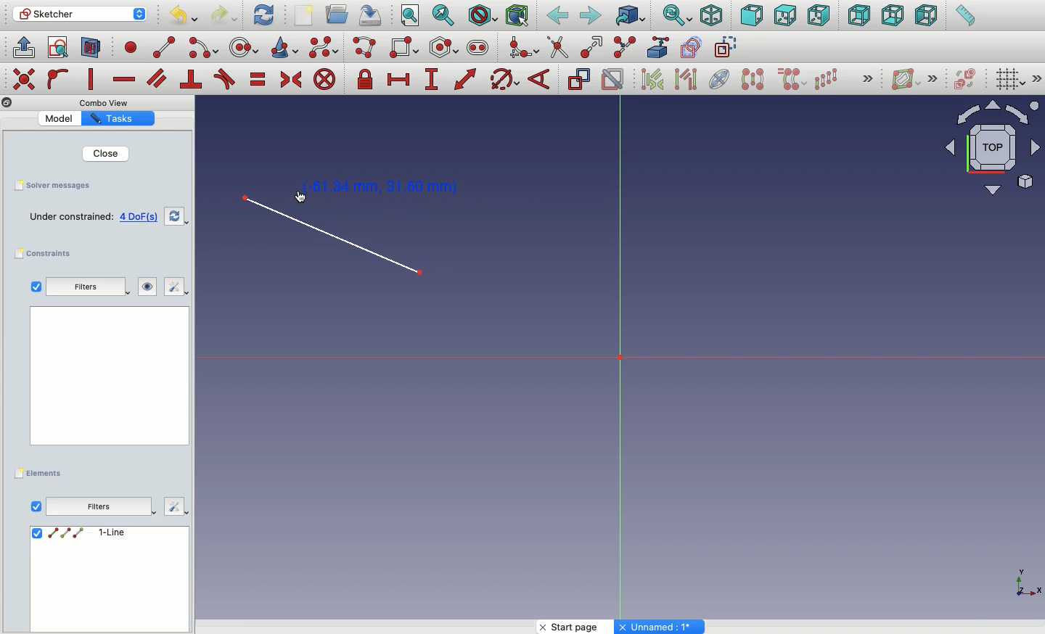  Describe the element at coordinates (985, 154) in the screenshot. I see `` at that location.